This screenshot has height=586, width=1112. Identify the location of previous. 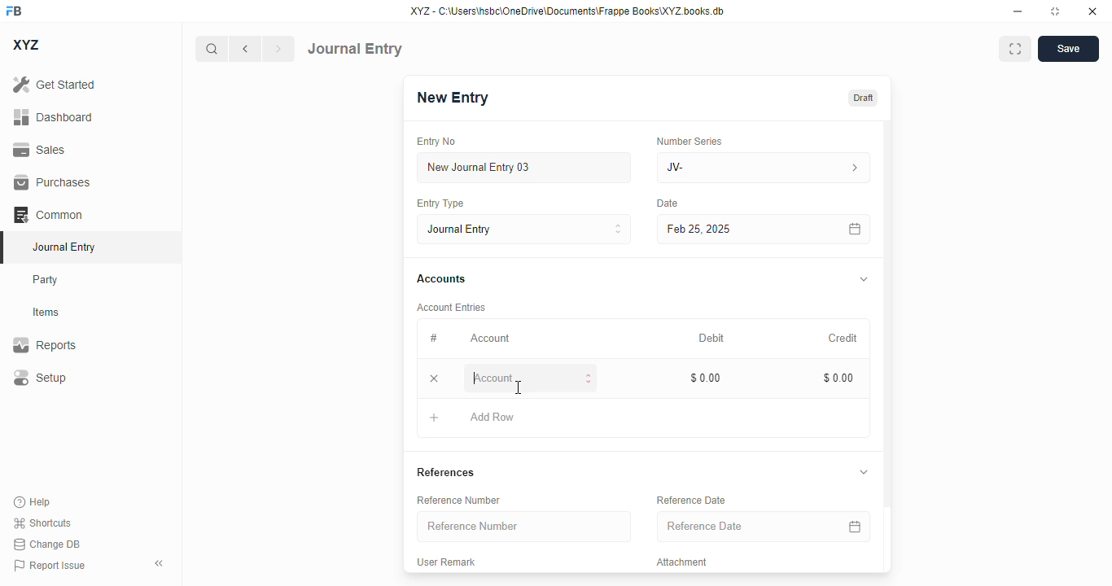
(245, 49).